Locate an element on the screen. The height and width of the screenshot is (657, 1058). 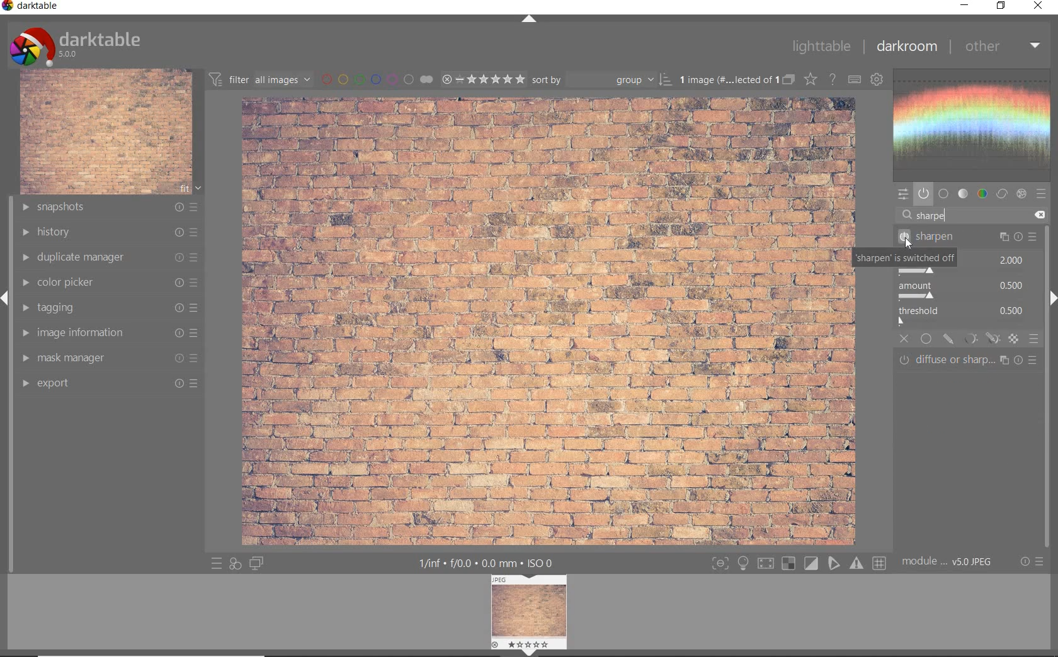
reset or preset preference is located at coordinates (1030, 562).